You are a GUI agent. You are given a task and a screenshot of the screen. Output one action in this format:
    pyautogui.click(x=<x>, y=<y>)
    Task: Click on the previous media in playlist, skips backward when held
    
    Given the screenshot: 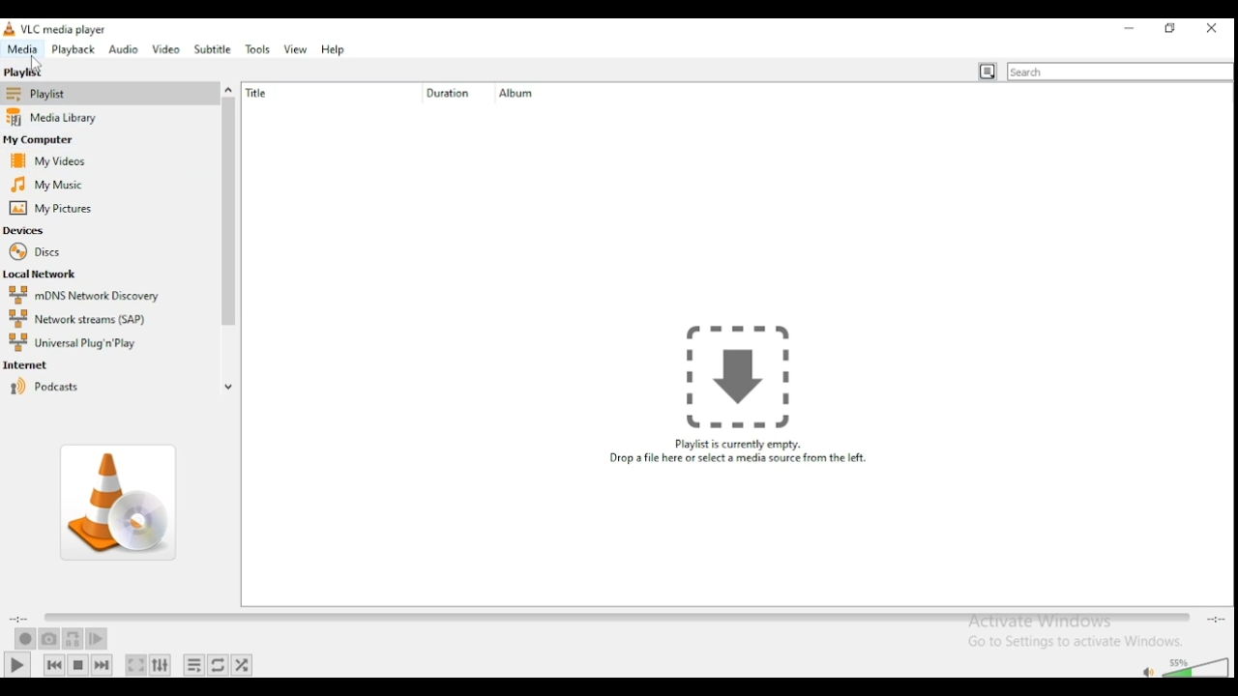 What is the action you would take?
    pyautogui.click(x=54, y=665)
    